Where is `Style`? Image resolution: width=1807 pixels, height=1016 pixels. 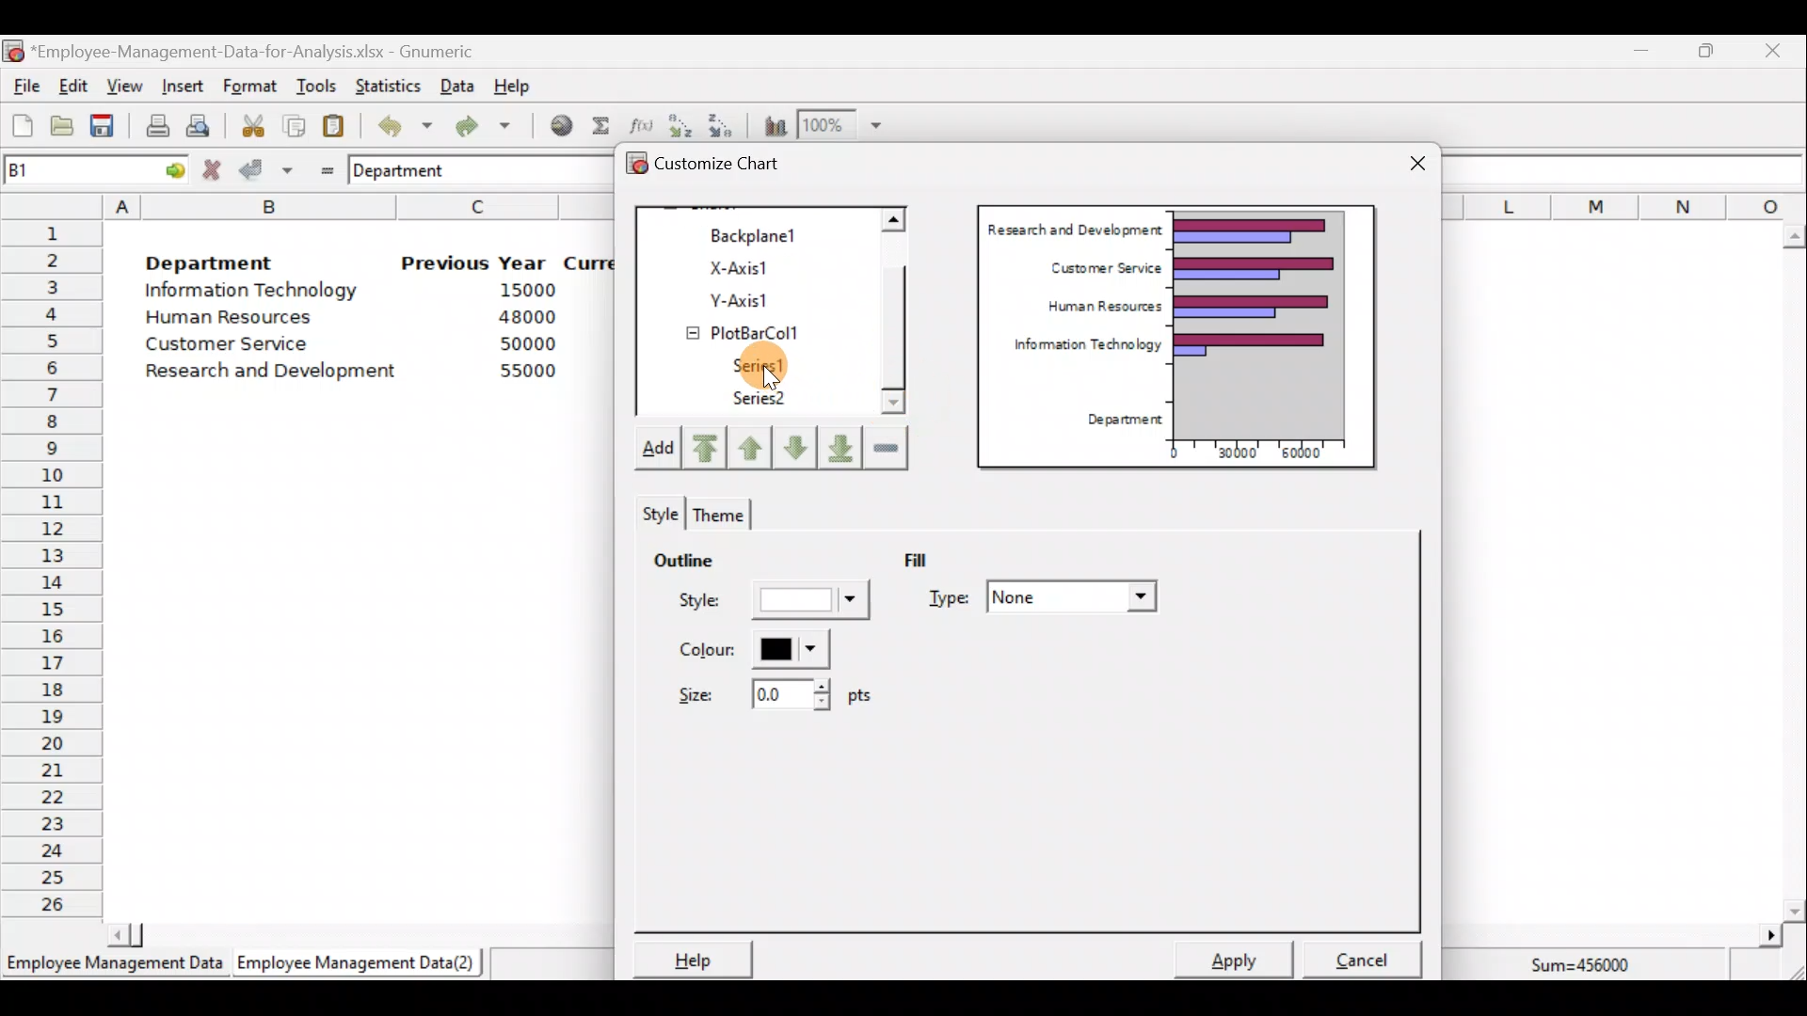
Style is located at coordinates (777, 605).